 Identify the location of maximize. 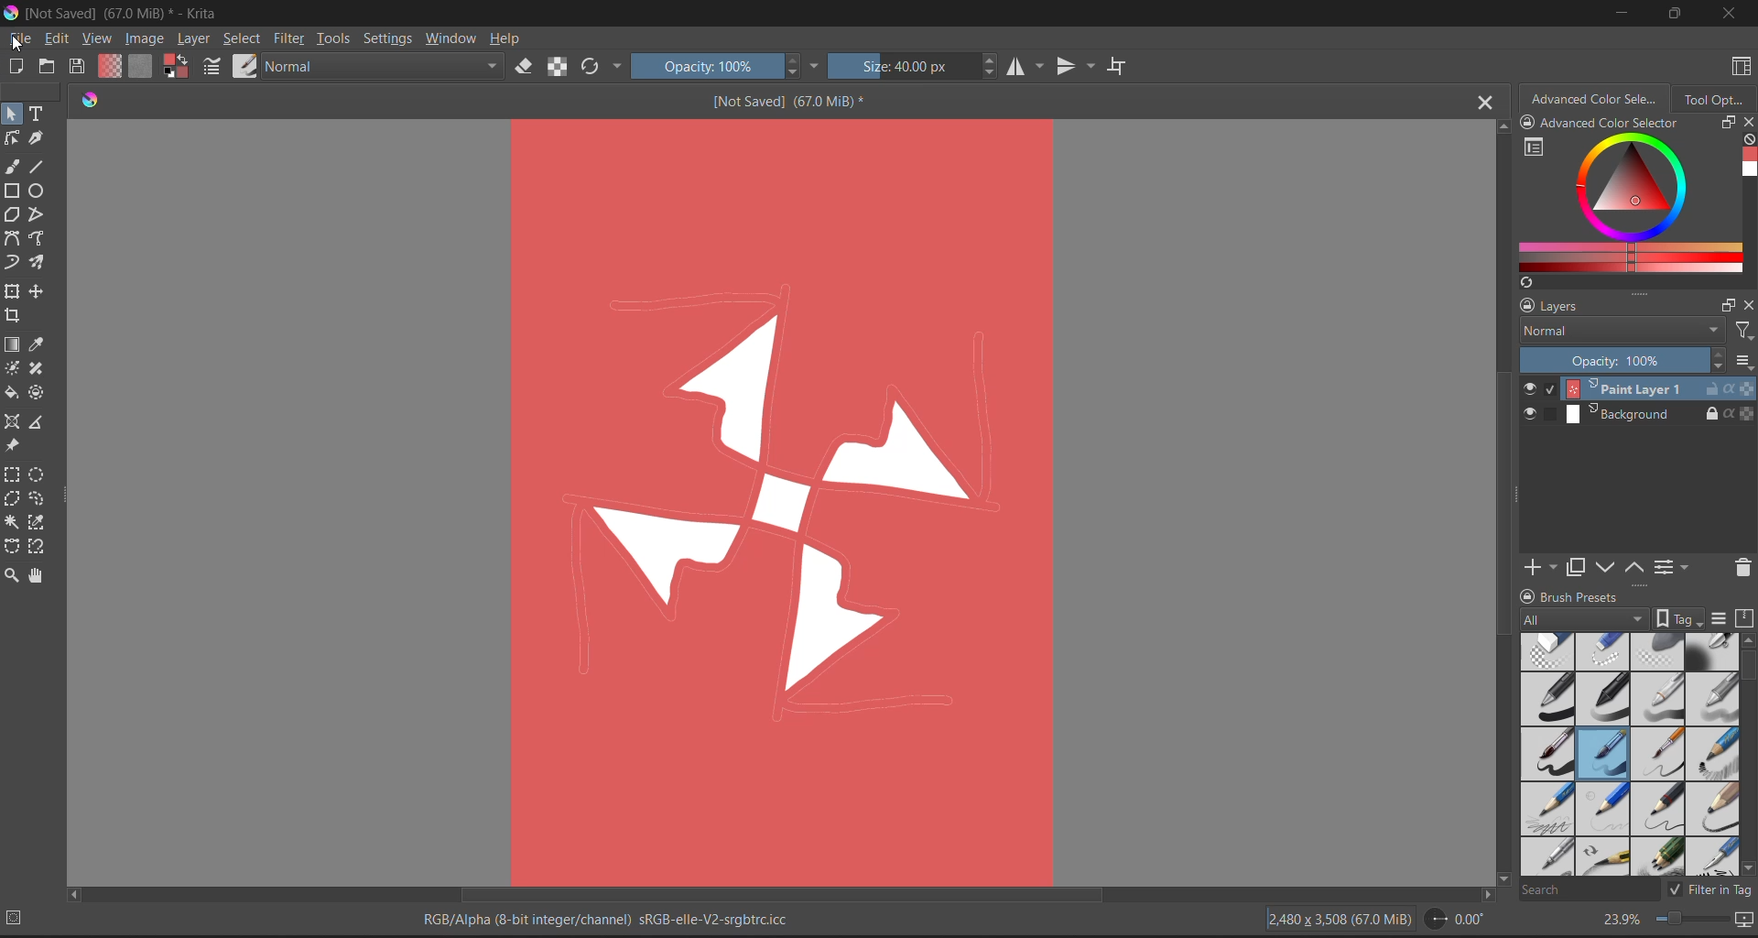
(1674, 12).